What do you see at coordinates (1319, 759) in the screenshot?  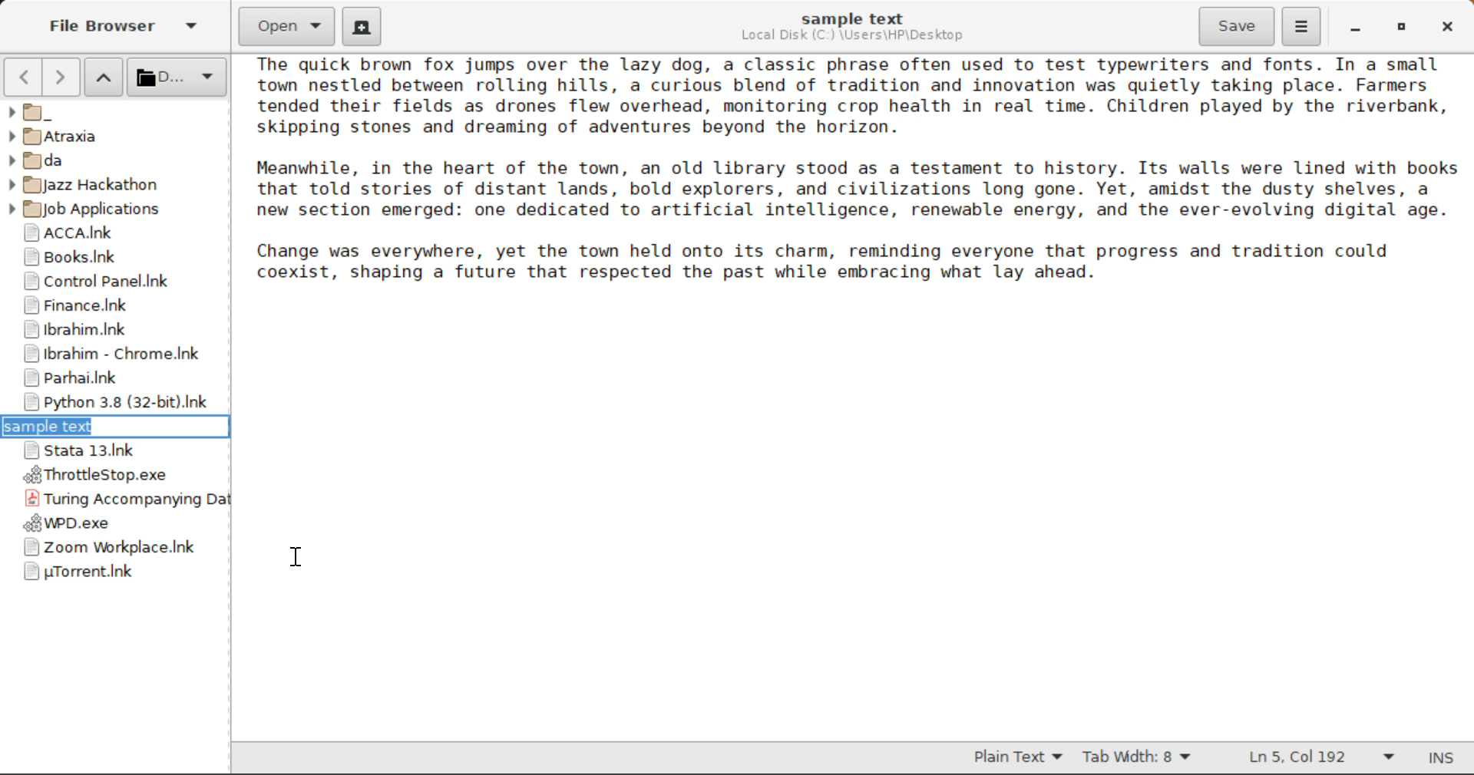 I see `Line & Character Count` at bounding box center [1319, 759].